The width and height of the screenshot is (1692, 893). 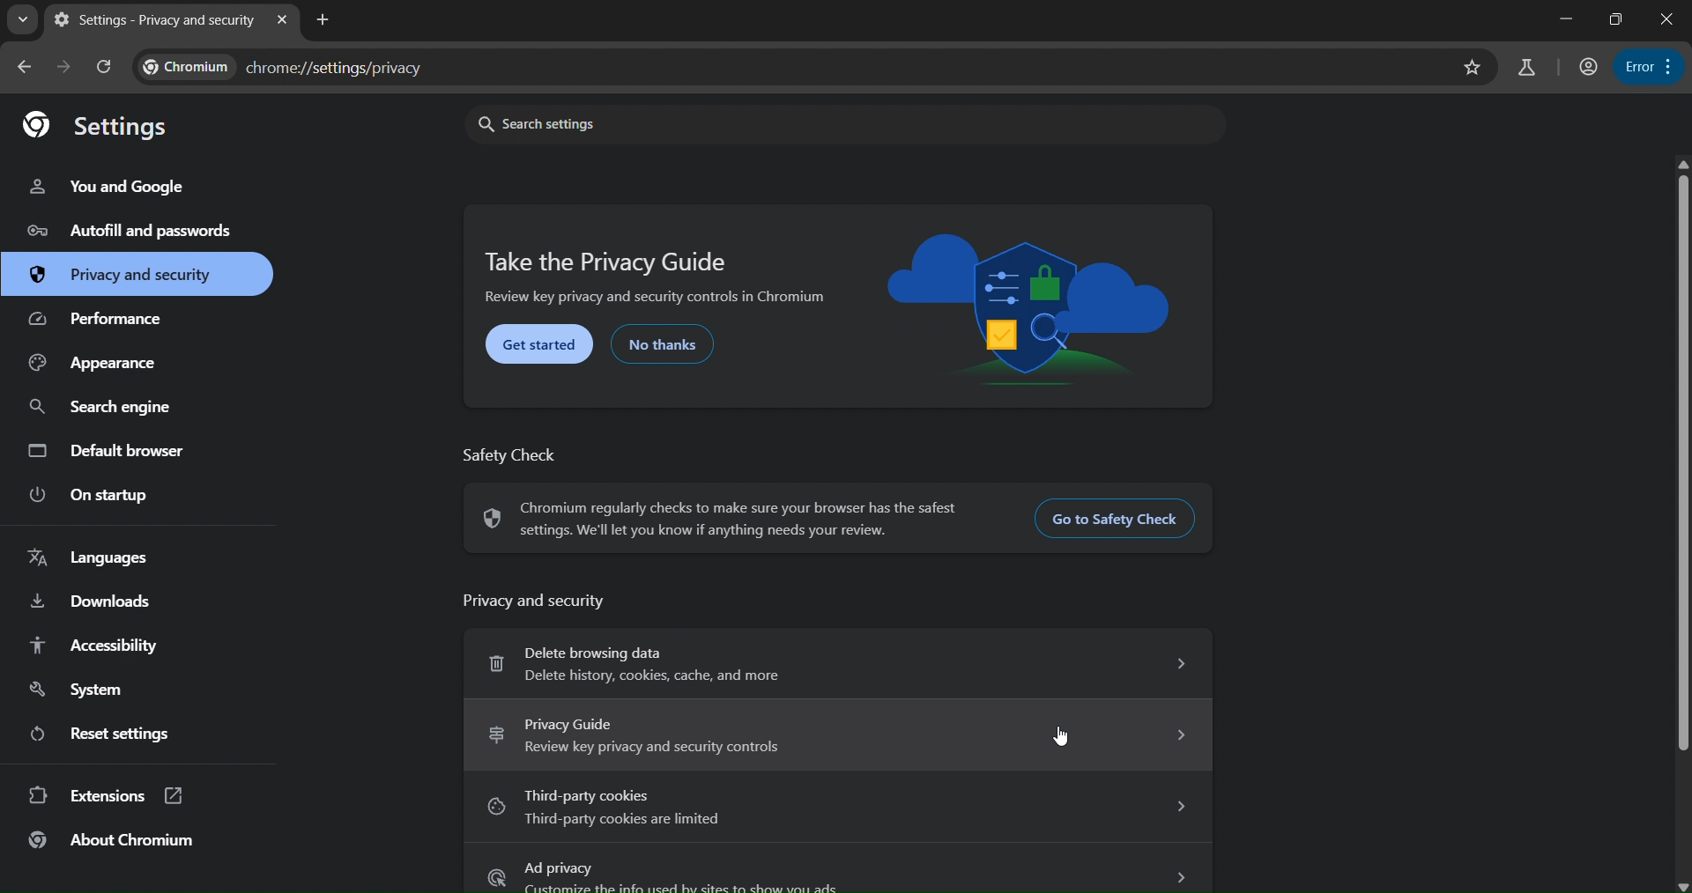 I want to click on search labs, so click(x=1528, y=68).